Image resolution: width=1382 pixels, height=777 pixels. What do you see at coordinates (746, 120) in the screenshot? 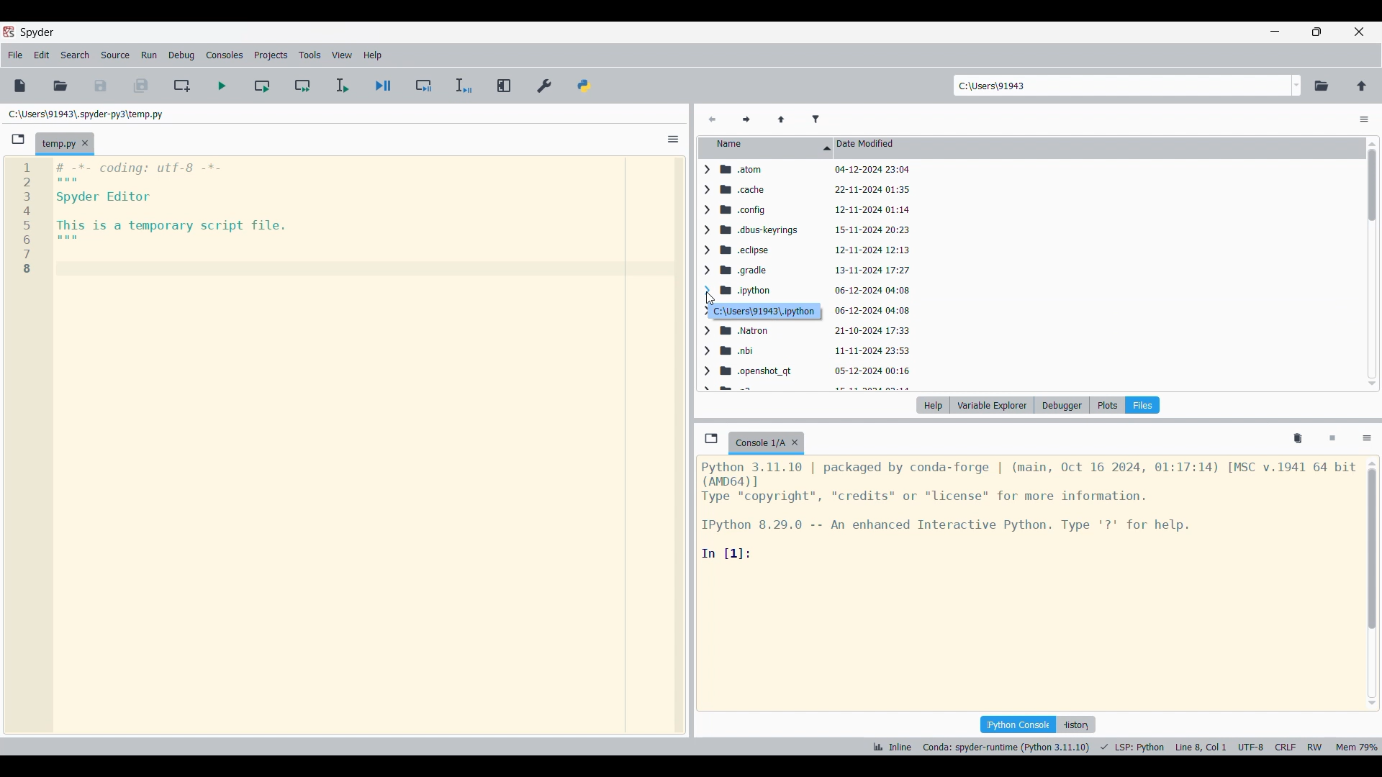
I see `Next` at bounding box center [746, 120].